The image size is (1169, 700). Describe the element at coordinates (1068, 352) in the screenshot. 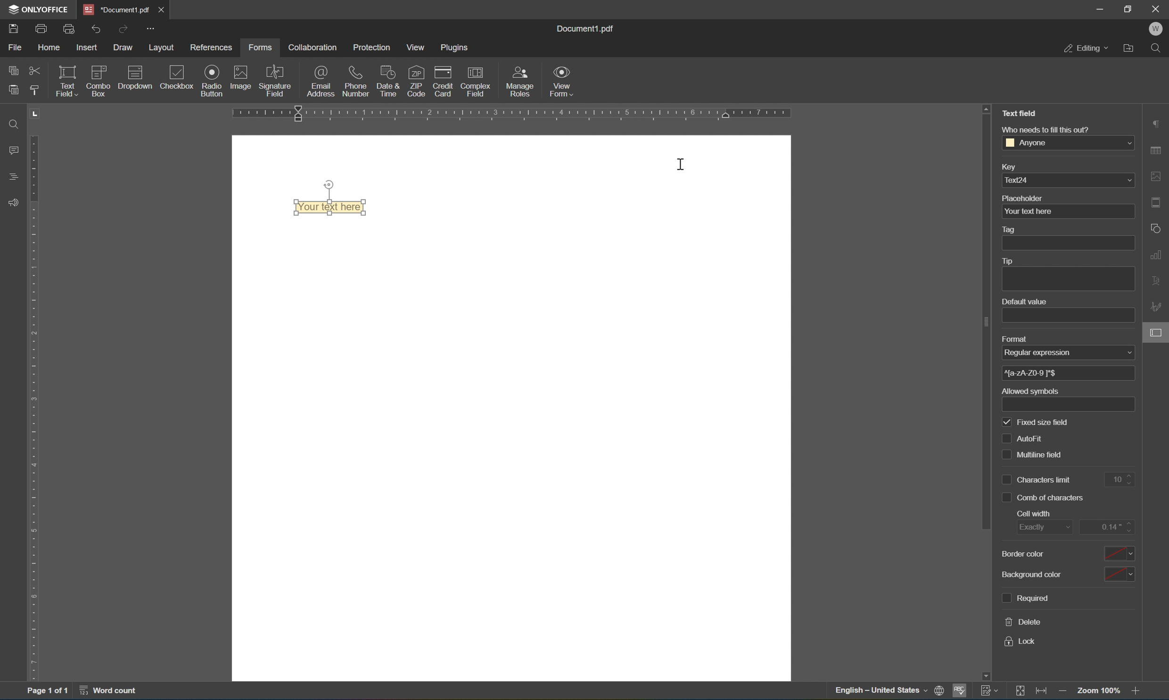

I see `regular expression` at that location.